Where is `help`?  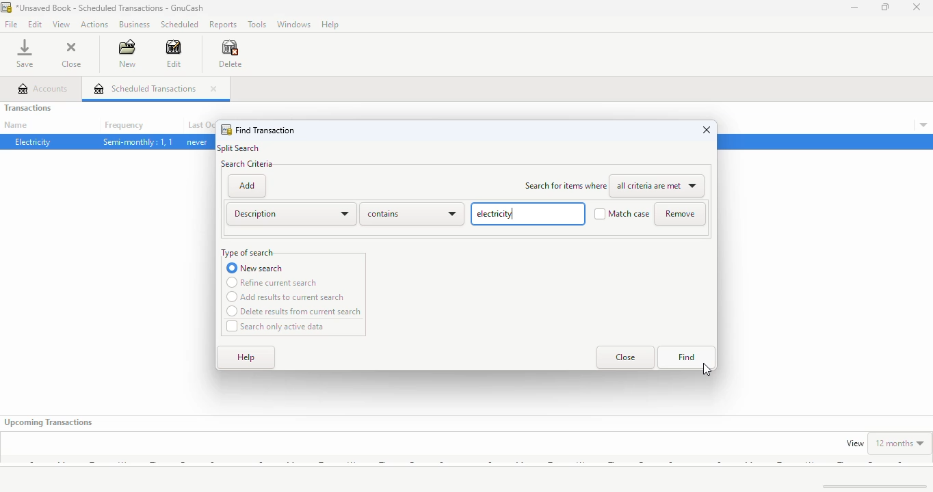
help is located at coordinates (330, 25).